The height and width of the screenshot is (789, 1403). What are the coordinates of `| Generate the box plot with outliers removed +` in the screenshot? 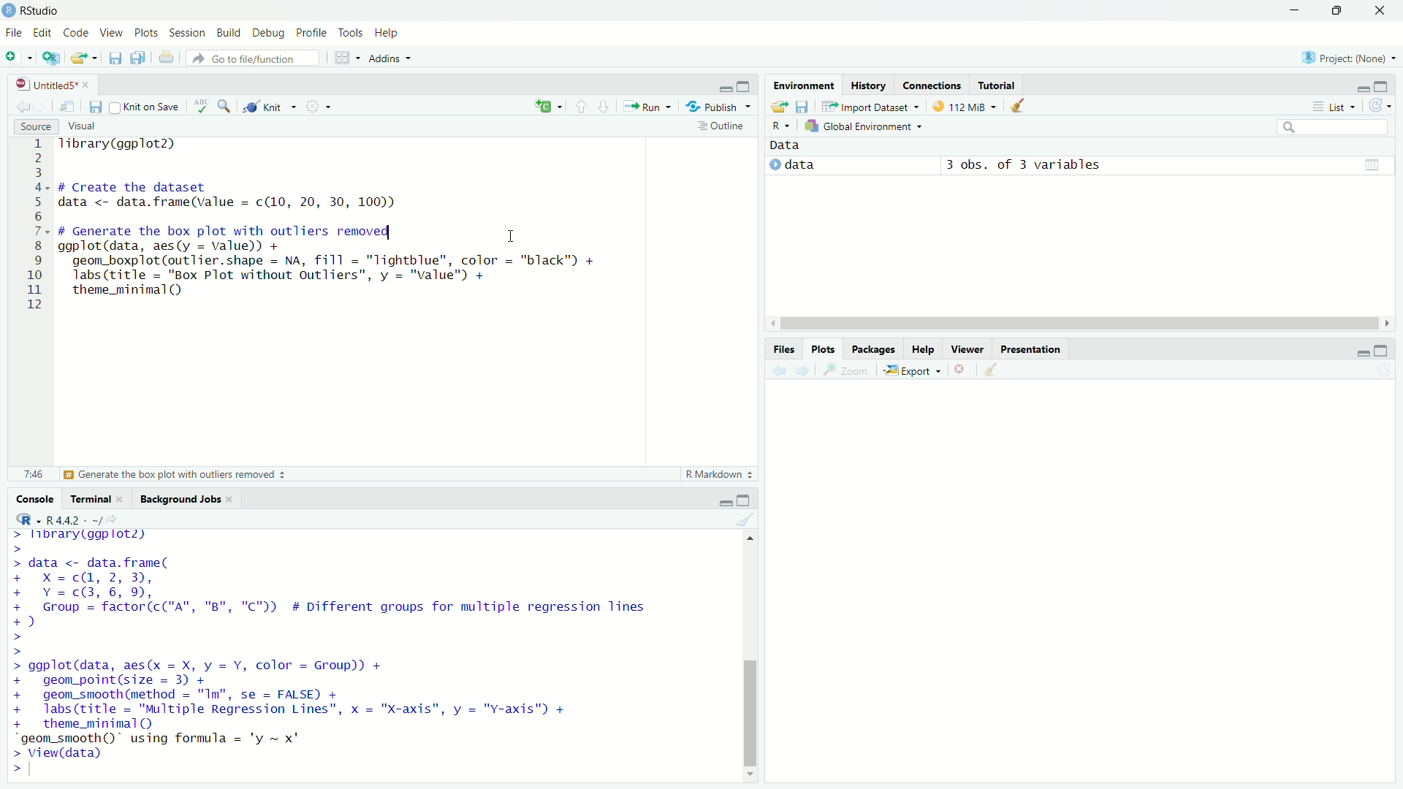 It's located at (175, 476).